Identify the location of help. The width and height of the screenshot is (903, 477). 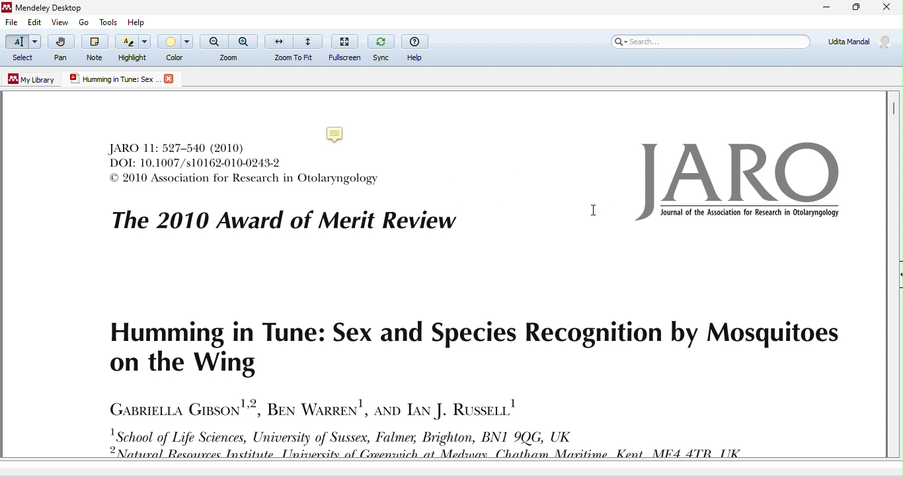
(418, 48).